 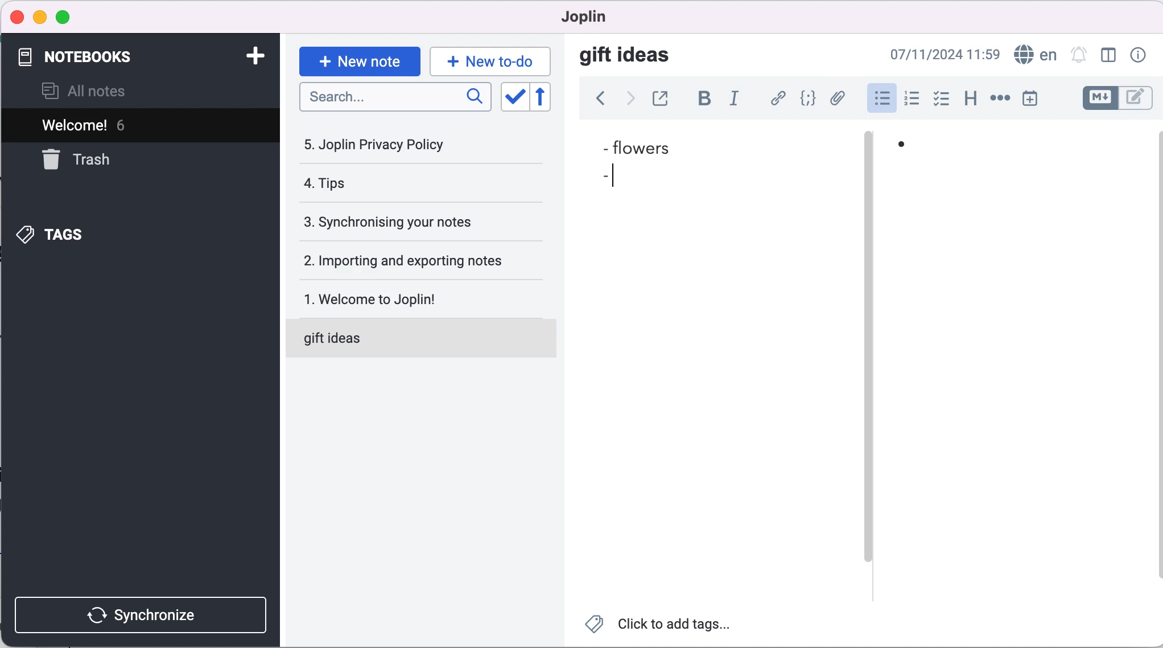 What do you see at coordinates (1078, 56) in the screenshot?
I see `set alarm` at bounding box center [1078, 56].